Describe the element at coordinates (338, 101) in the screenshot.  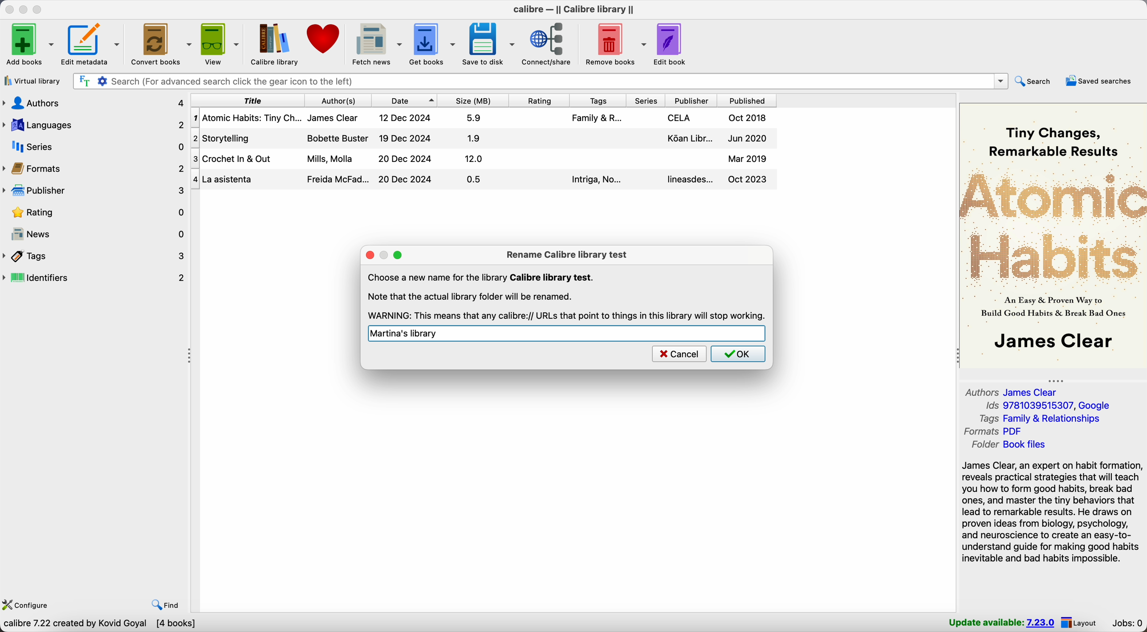
I see `author(s)` at that location.